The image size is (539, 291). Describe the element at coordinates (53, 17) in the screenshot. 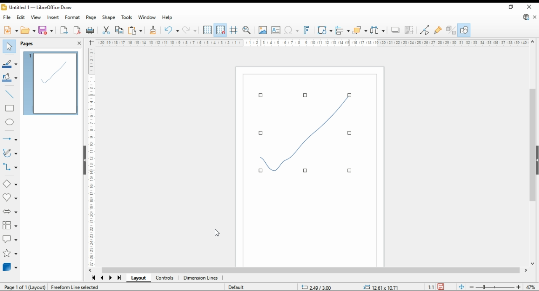

I see `insert` at that location.